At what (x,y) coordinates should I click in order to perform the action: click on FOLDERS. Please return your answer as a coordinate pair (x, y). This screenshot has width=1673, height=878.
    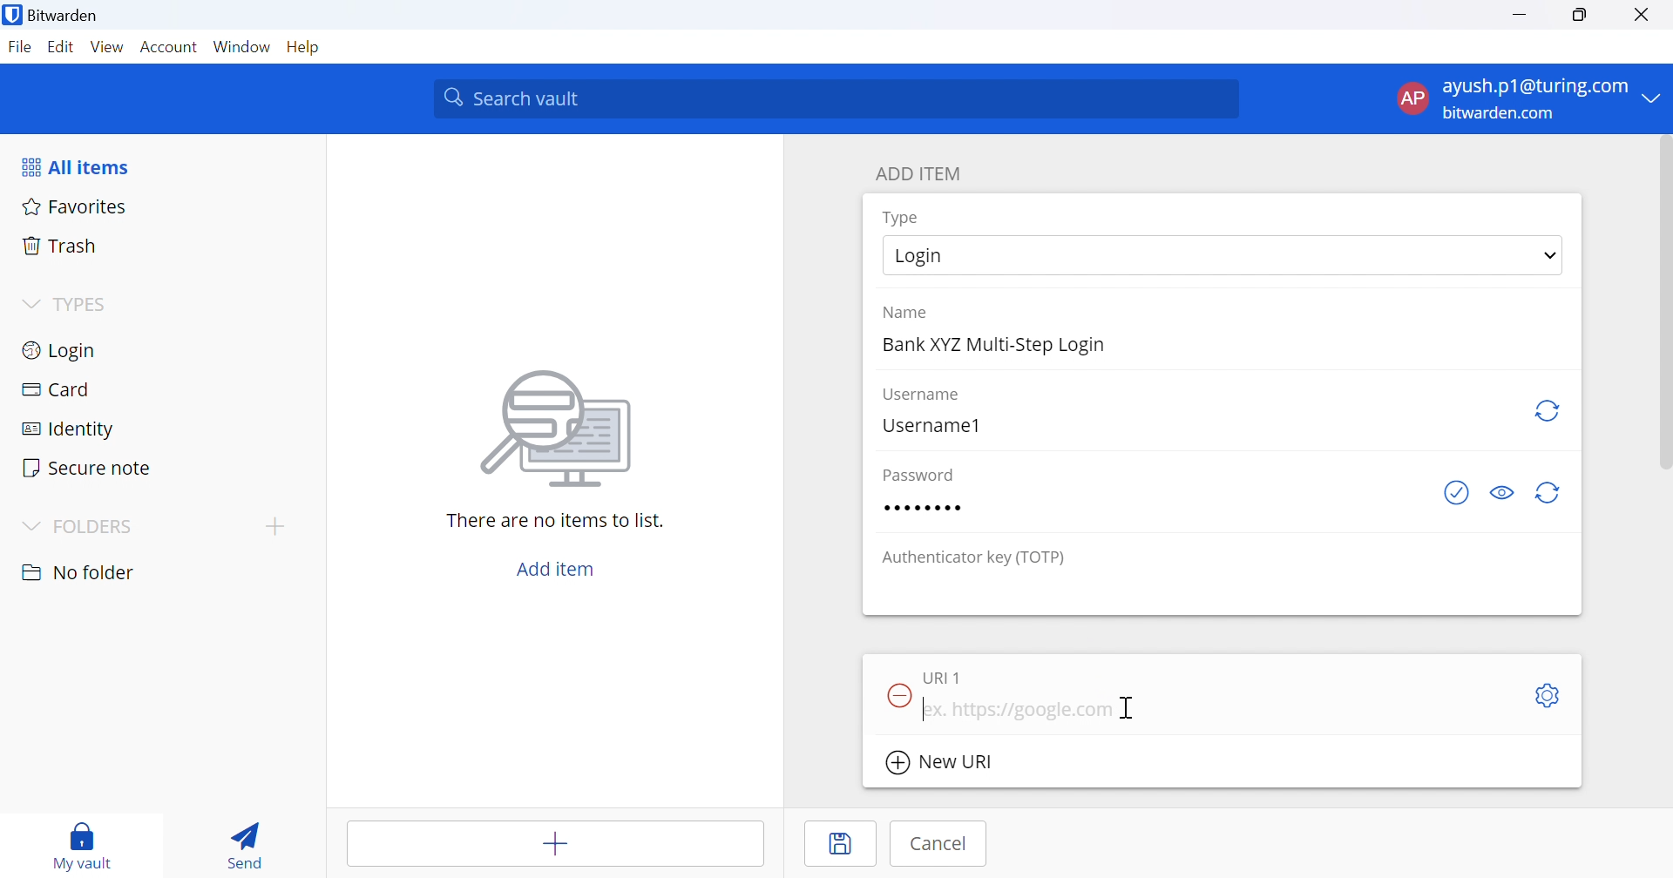
    Looking at the image, I should click on (102, 527).